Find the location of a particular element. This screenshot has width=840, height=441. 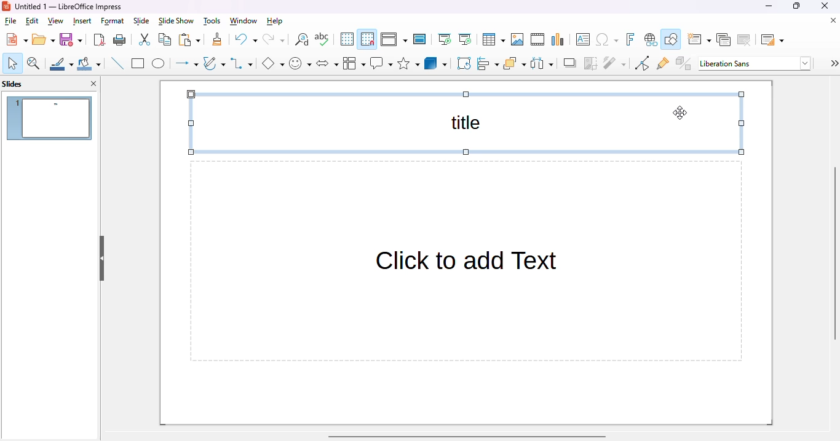

clone formatting is located at coordinates (217, 39).